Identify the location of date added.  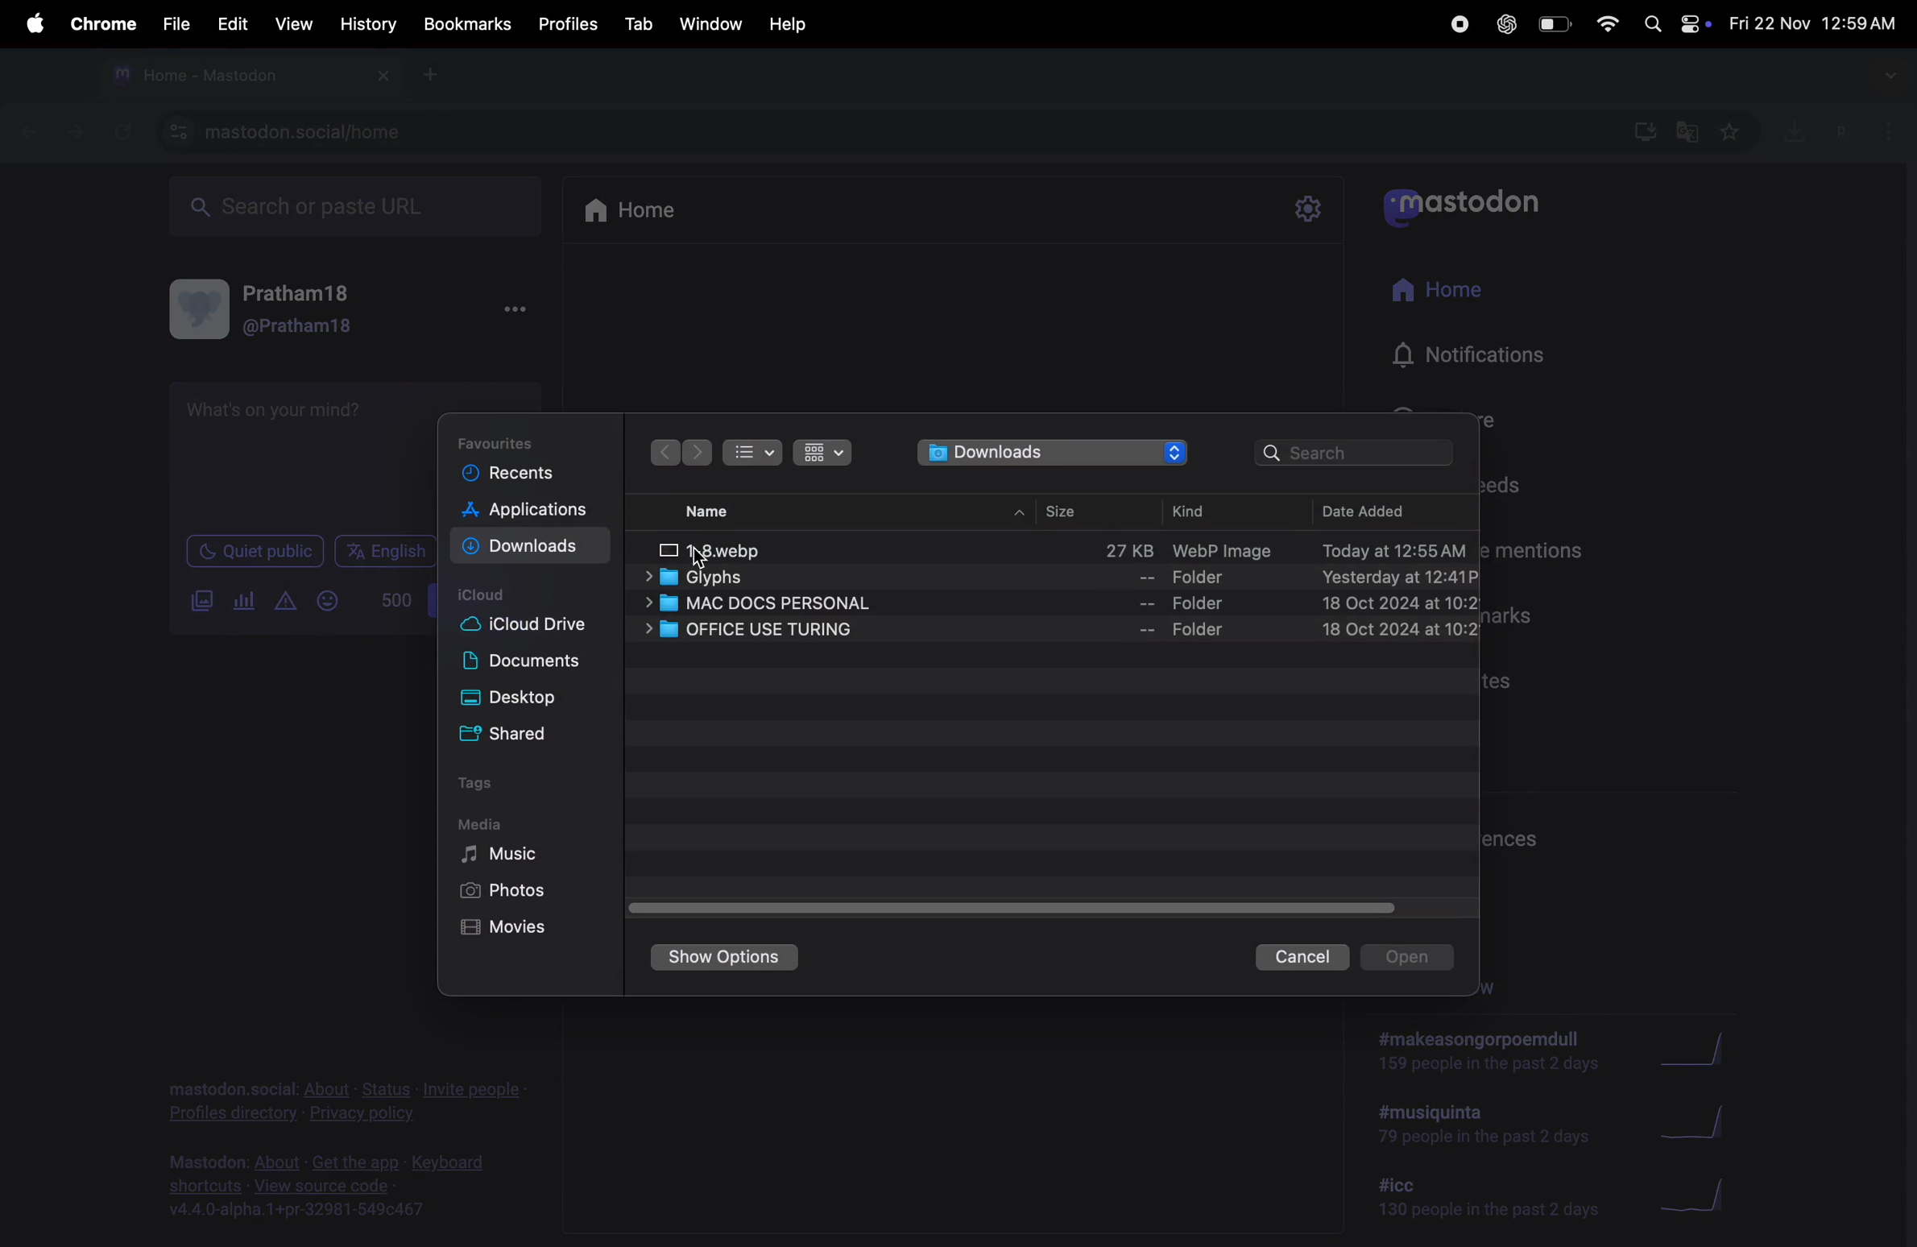
(1373, 511).